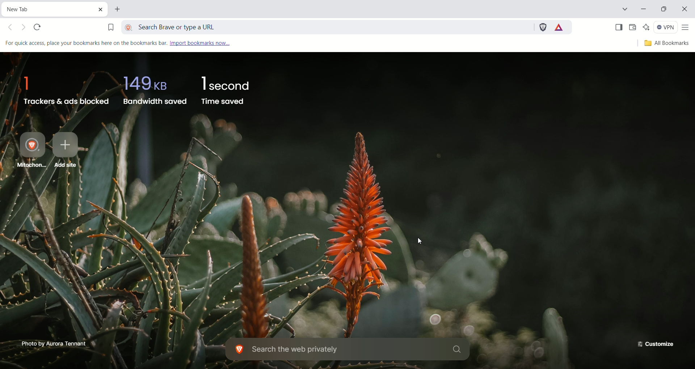  What do you see at coordinates (110, 26) in the screenshot?
I see `bookmark` at bounding box center [110, 26].